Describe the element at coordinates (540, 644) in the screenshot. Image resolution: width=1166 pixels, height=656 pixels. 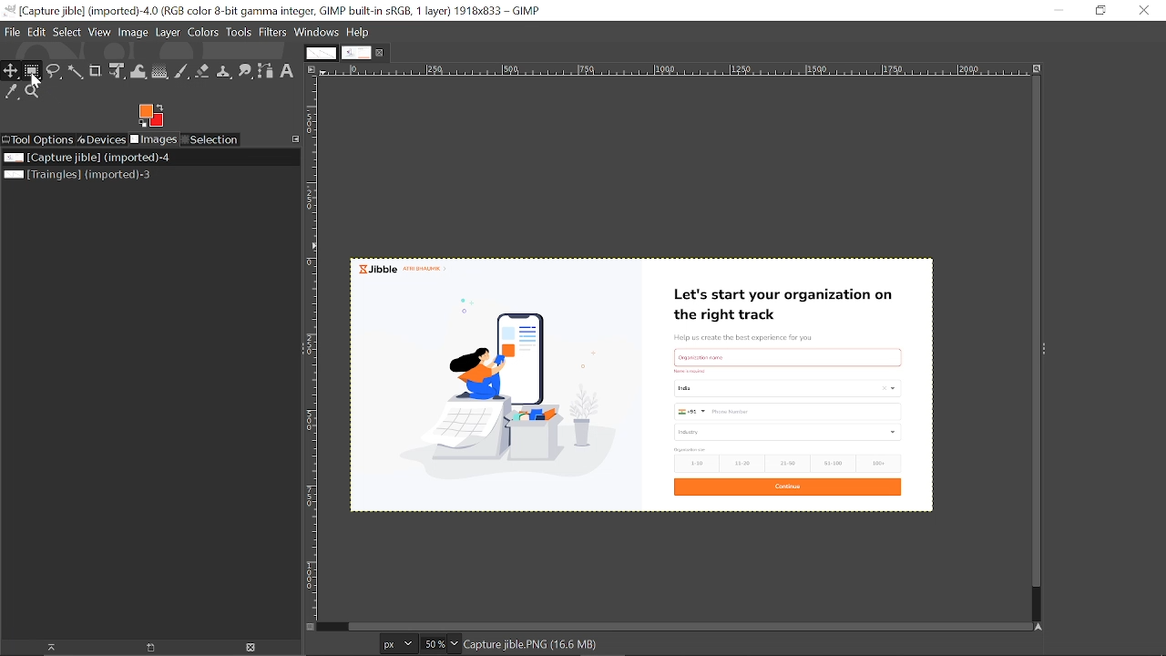
I see `Current image format and size` at that location.